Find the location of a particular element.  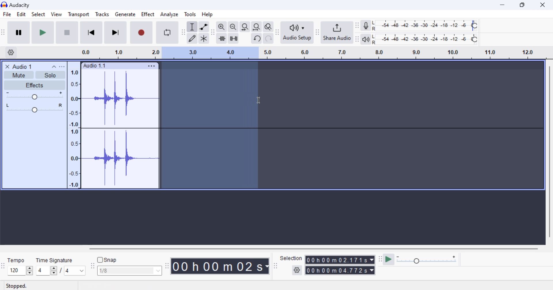

Max time signature options is located at coordinates (75, 271).